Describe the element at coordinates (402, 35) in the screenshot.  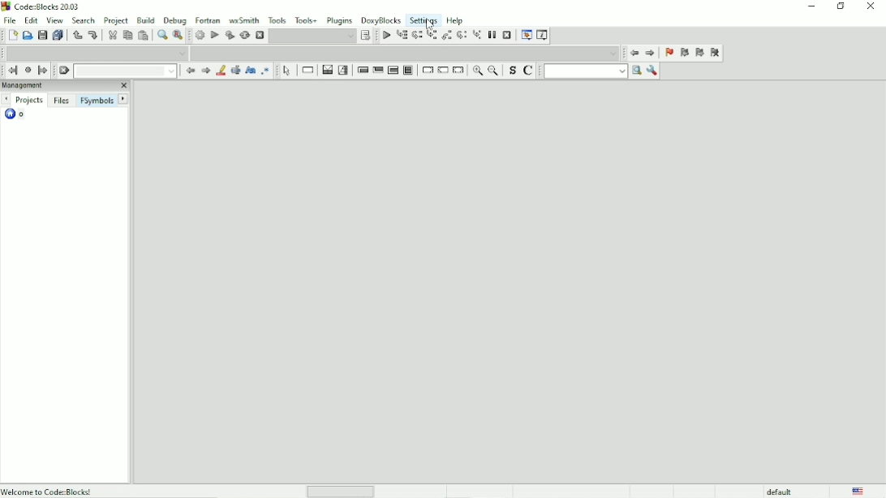
I see `Run to cursor` at that location.